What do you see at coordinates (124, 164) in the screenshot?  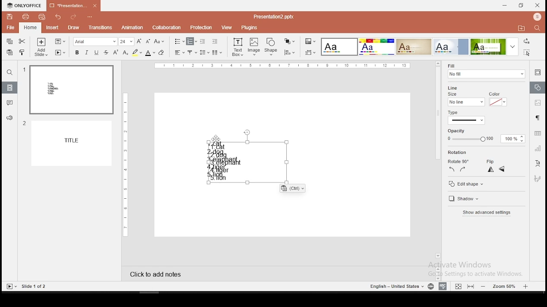 I see `scale` at bounding box center [124, 164].